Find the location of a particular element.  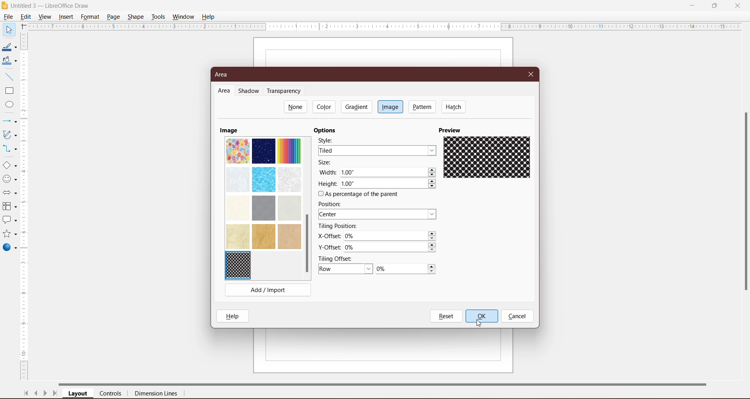

Select required style is located at coordinates (377, 150).